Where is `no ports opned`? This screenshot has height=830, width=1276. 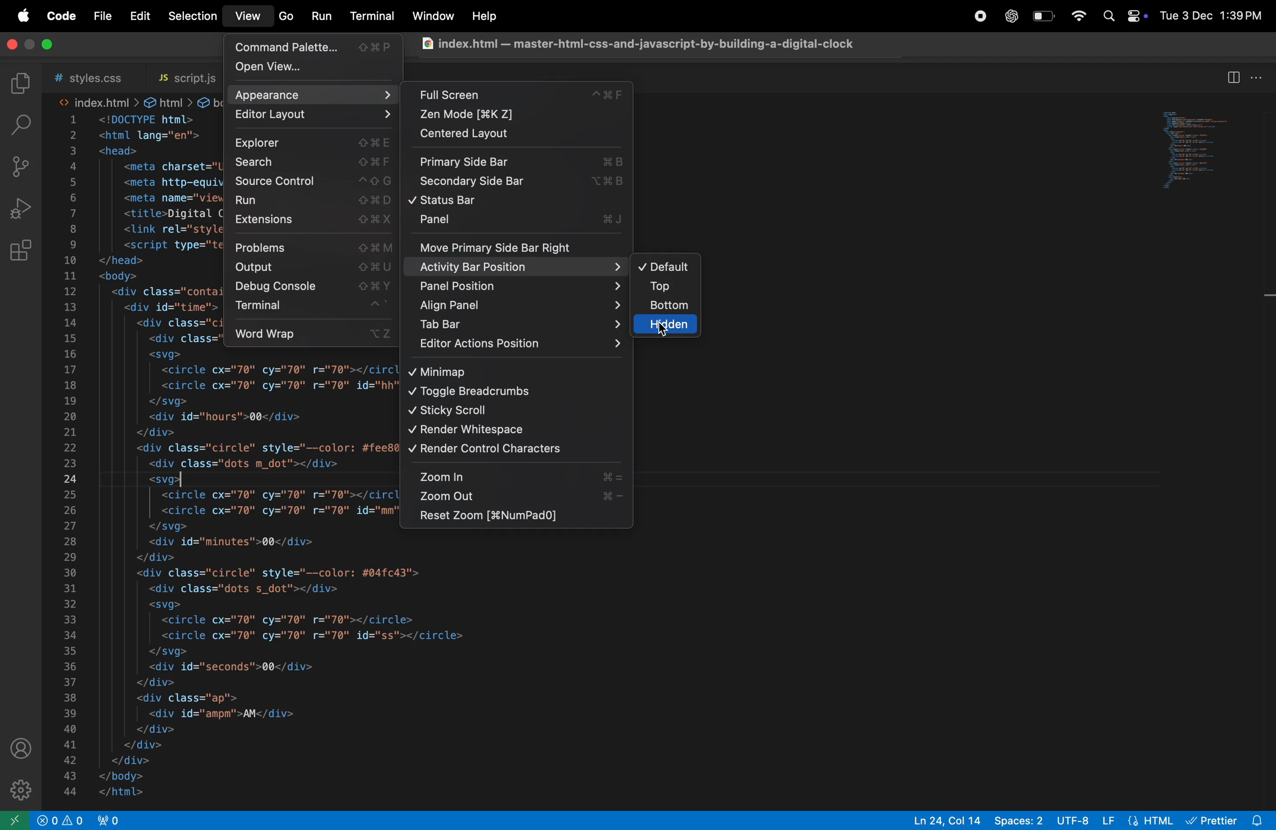
no ports opned is located at coordinates (94, 820).